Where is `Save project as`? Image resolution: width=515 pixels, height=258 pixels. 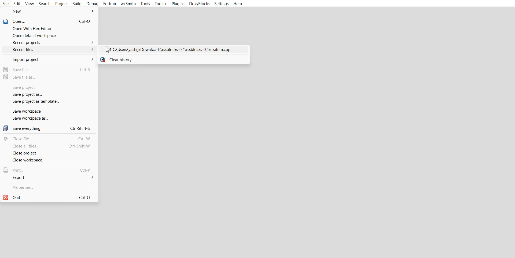 Save project as is located at coordinates (49, 94).